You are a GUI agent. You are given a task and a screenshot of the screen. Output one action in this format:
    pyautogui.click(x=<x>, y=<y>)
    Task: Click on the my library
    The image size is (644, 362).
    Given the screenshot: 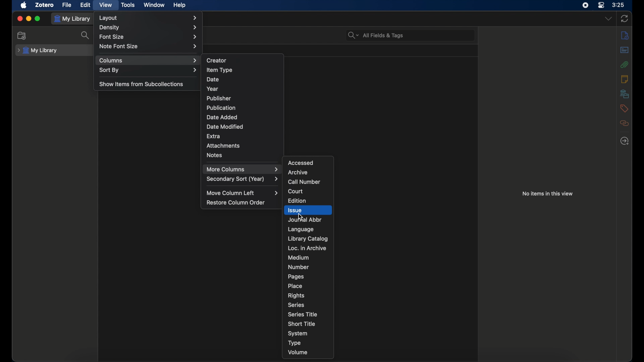 What is the action you would take?
    pyautogui.click(x=73, y=18)
    